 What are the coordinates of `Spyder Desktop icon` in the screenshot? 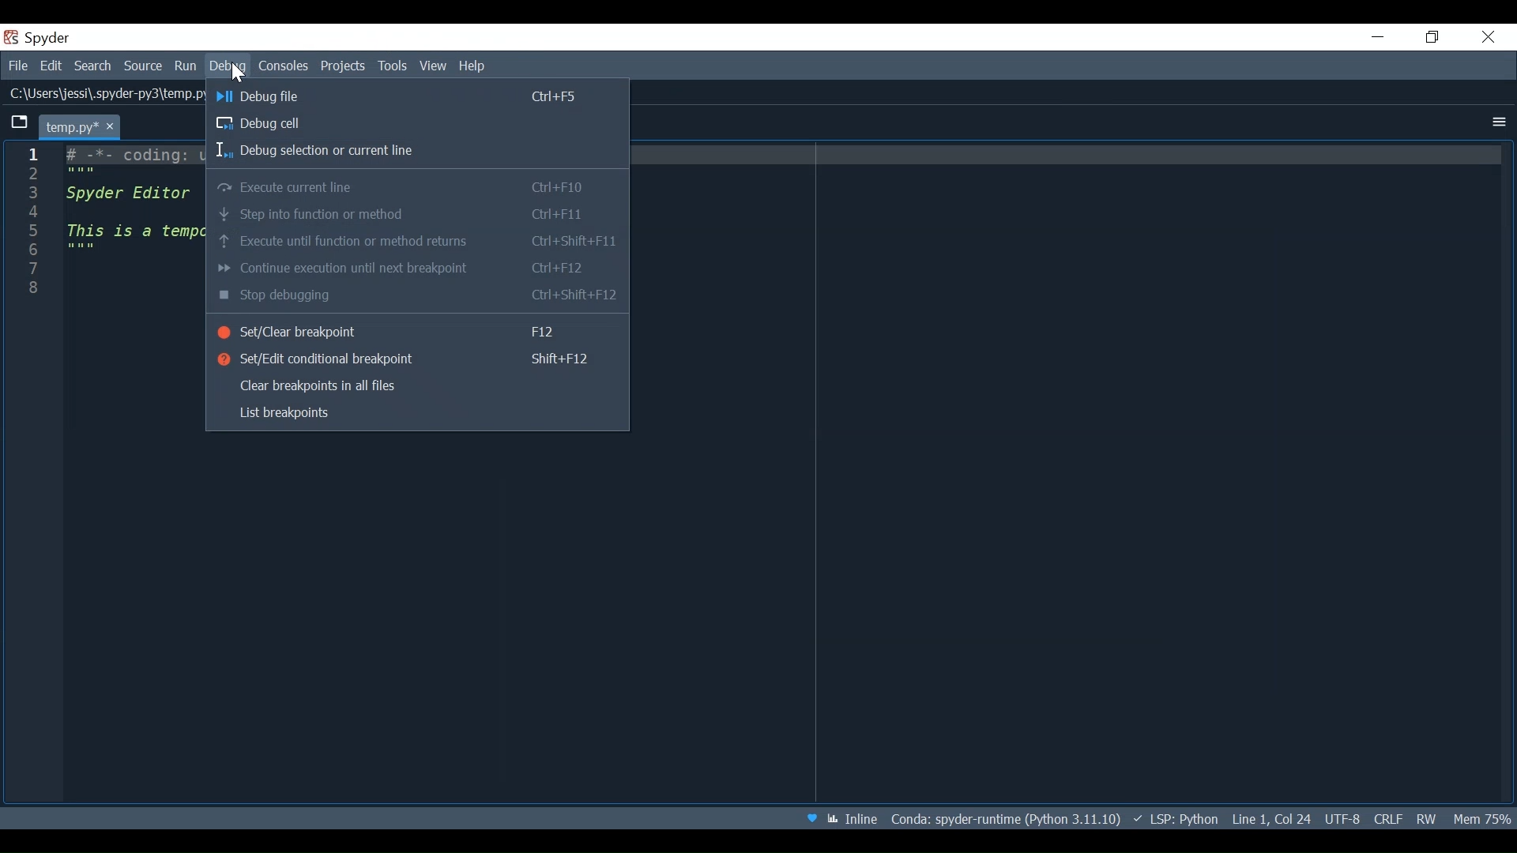 It's located at (40, 36).